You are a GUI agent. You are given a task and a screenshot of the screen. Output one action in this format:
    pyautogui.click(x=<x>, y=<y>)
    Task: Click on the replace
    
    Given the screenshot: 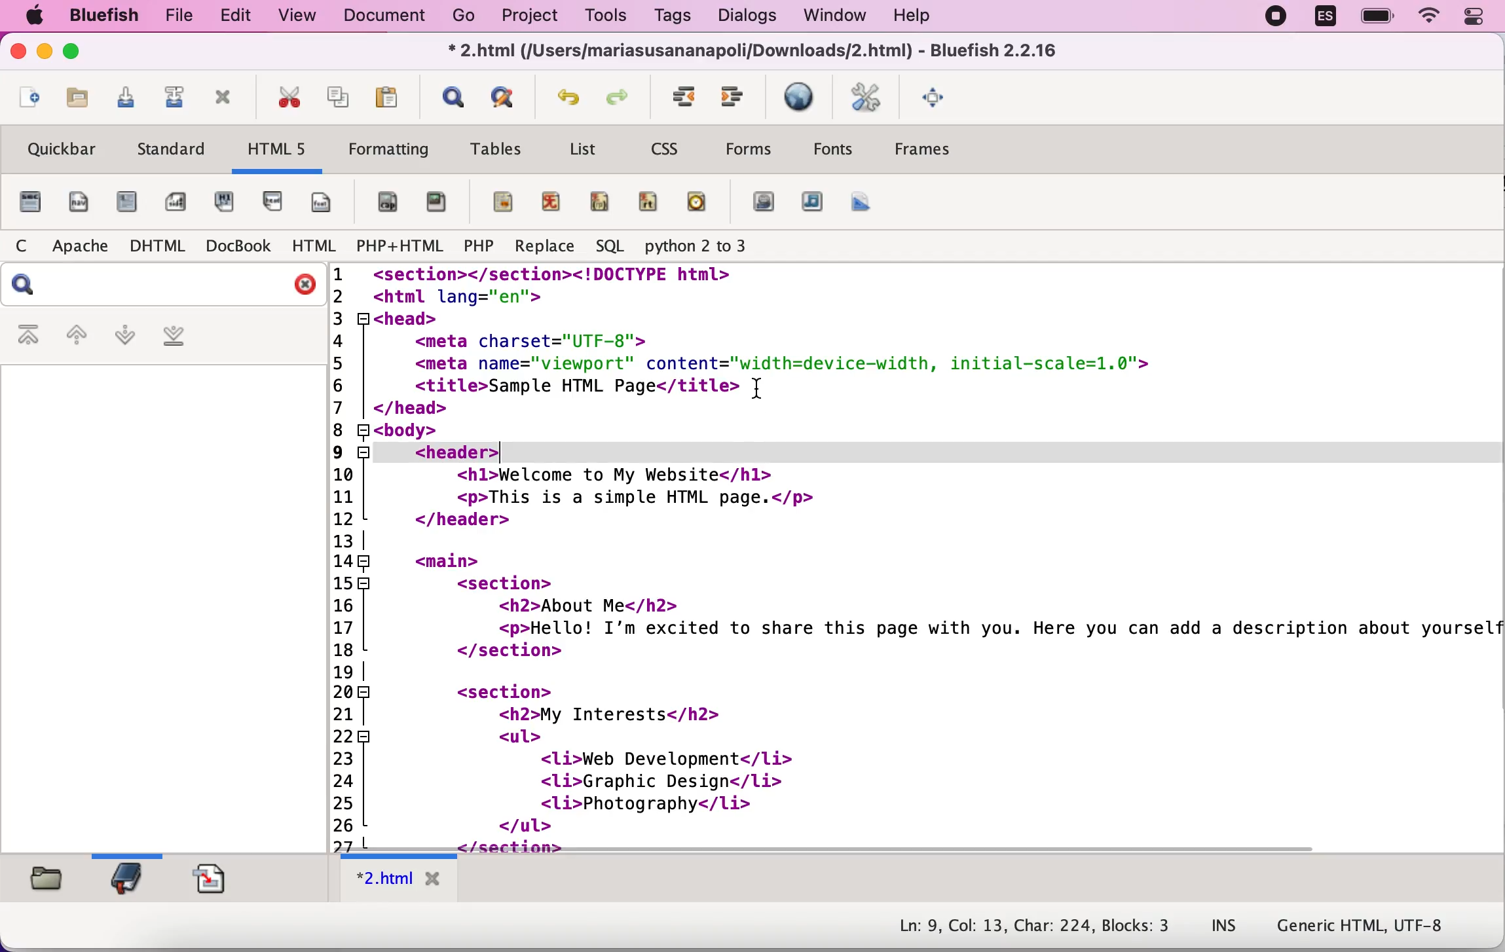 What is the action you would take?
    pyautogui.click(x=542, y=247)
    